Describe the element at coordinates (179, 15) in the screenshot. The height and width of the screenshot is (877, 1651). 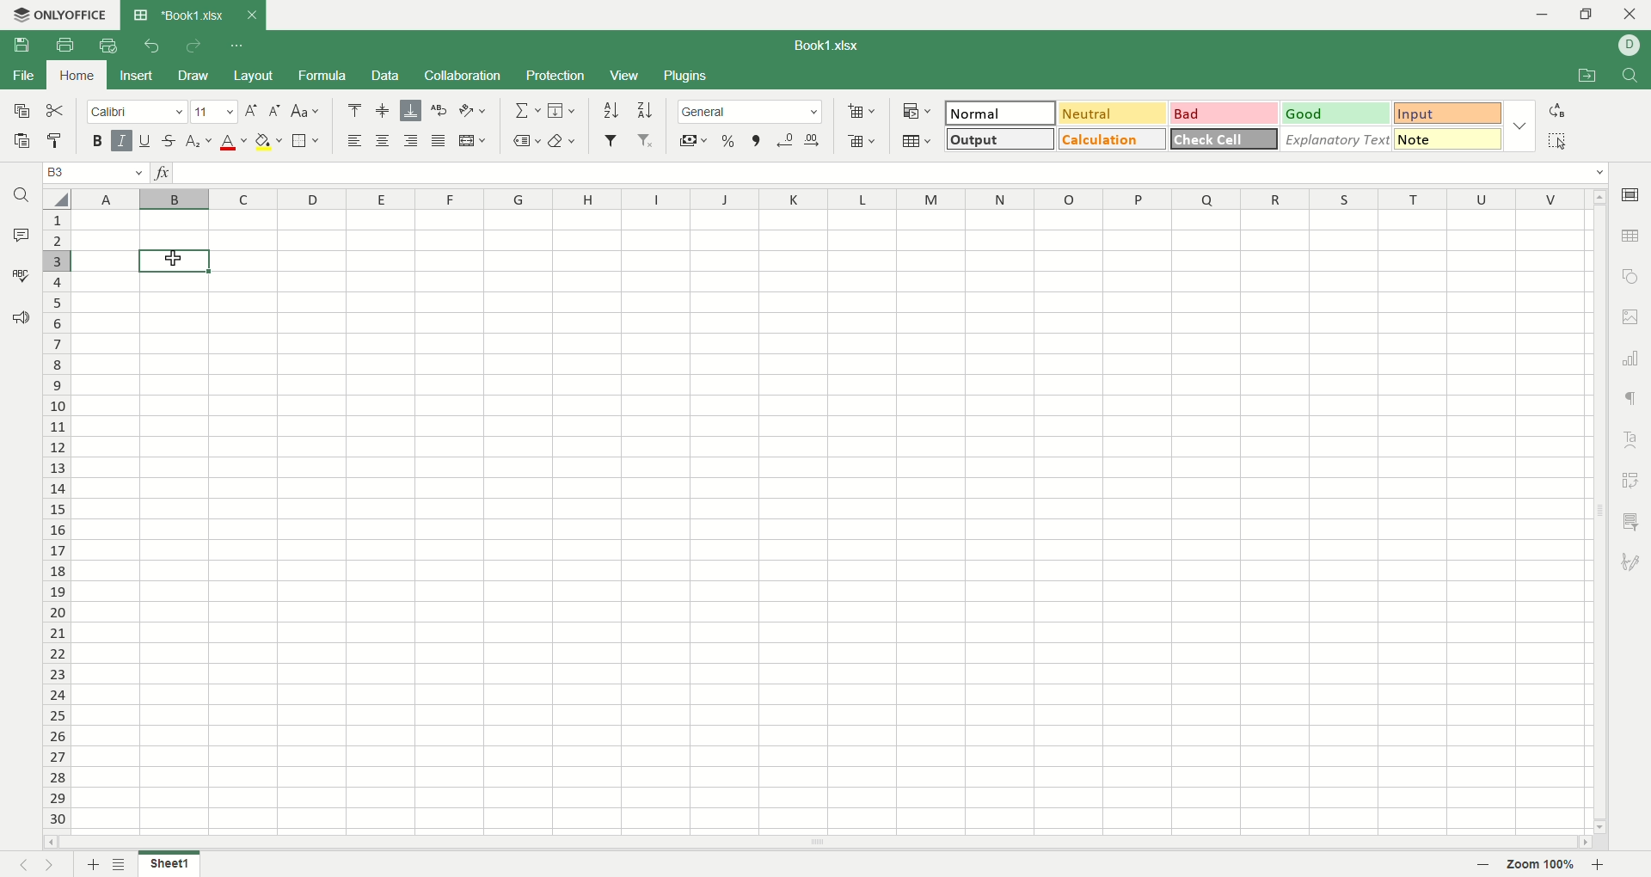
I see `Book1.xlsx` at that location.